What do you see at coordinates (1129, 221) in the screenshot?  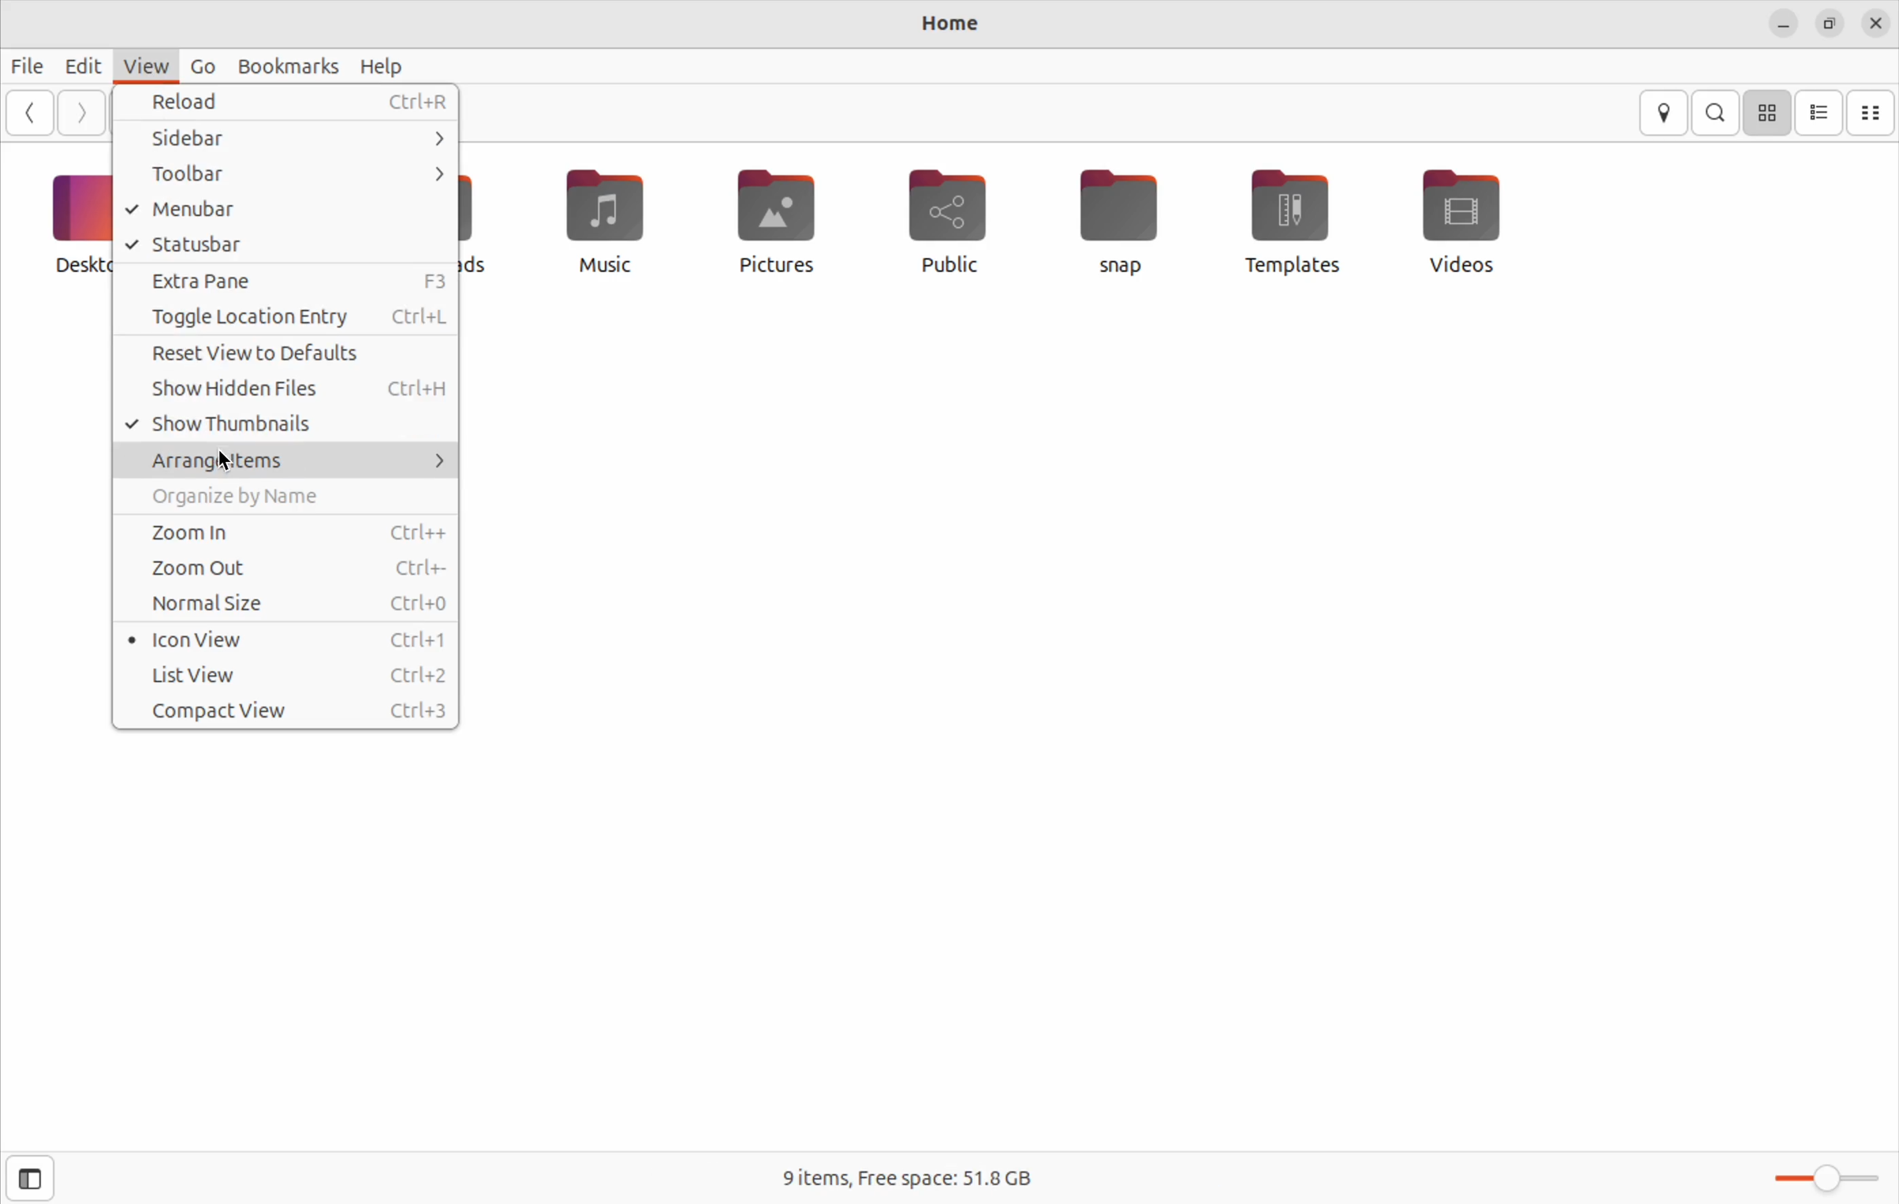 I see `snap files` at bounding box center [1129, 221].